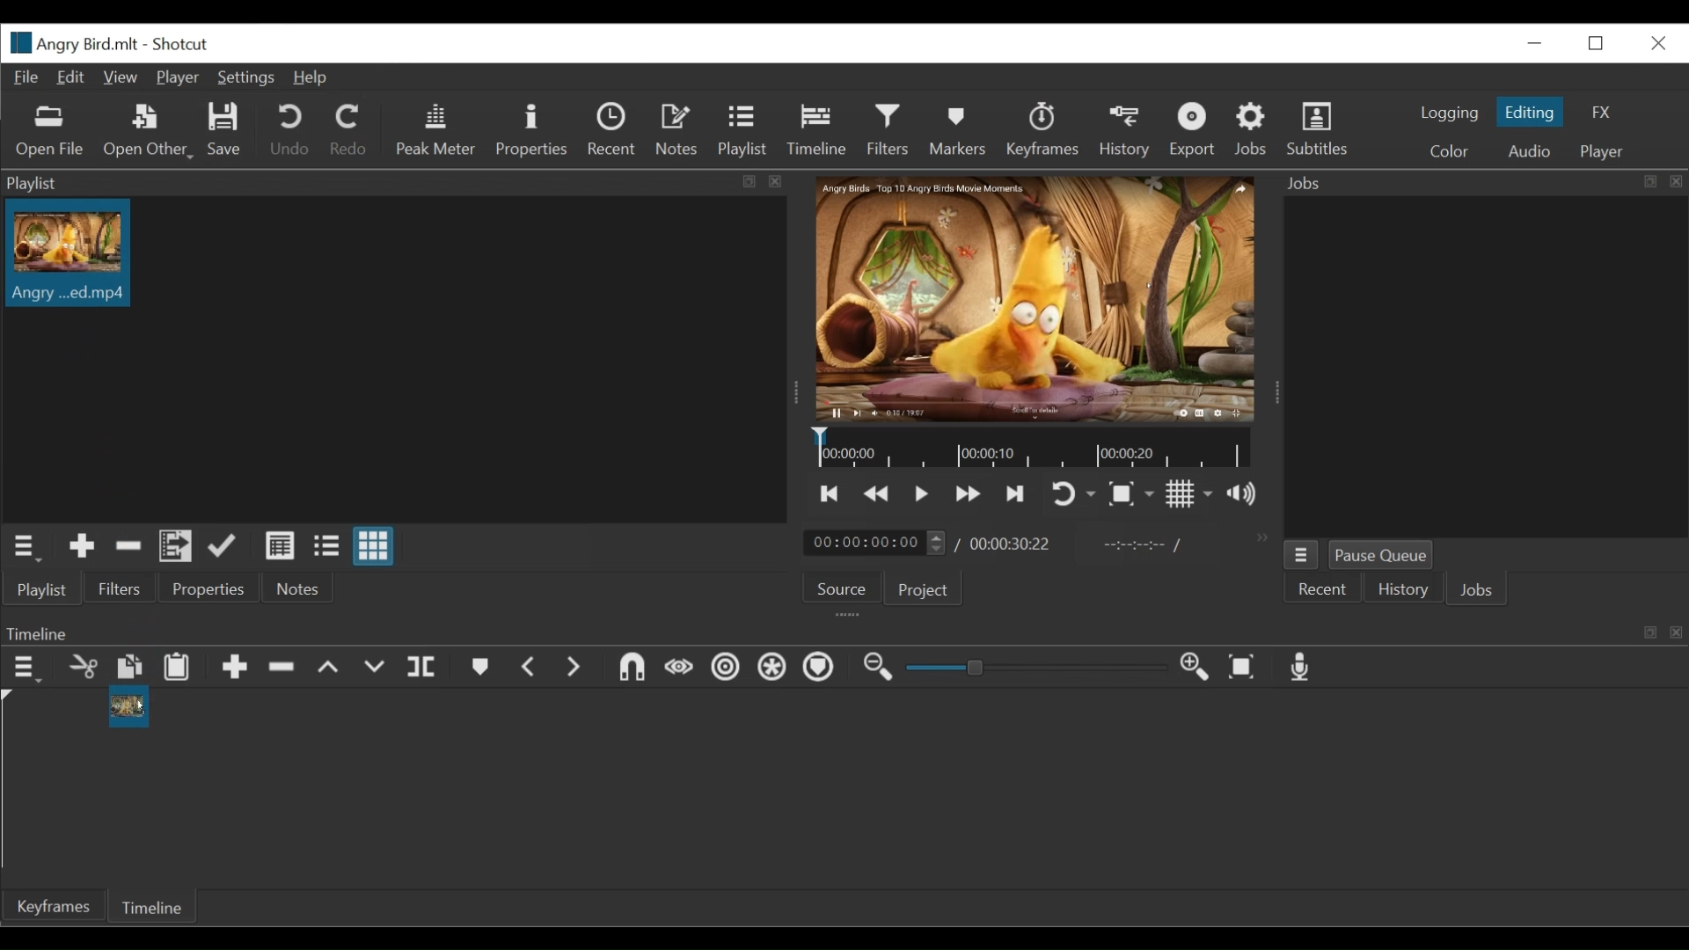 This screenshot has height=950, width=1689. I want to click on Add Source to the playlist, so click(82, 546).